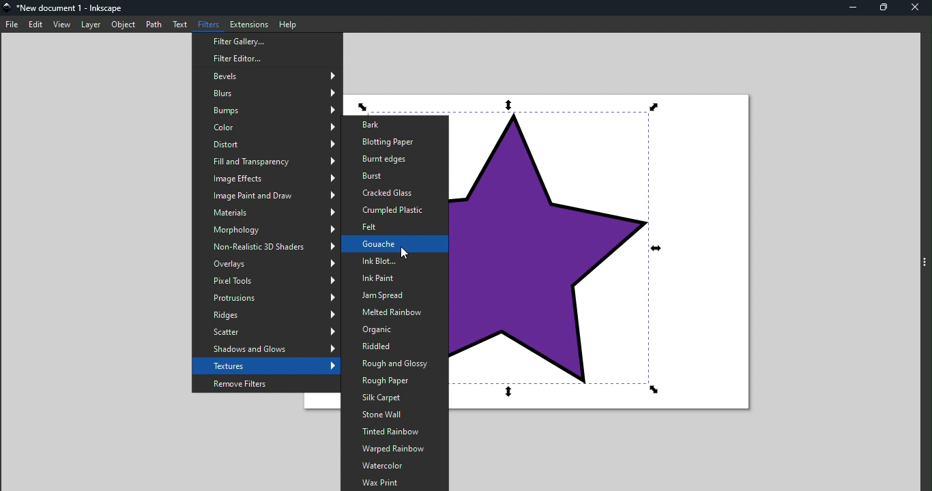 The width and height of the screenshot is (932, 491). I want to click on Textures, so click(265, 366).